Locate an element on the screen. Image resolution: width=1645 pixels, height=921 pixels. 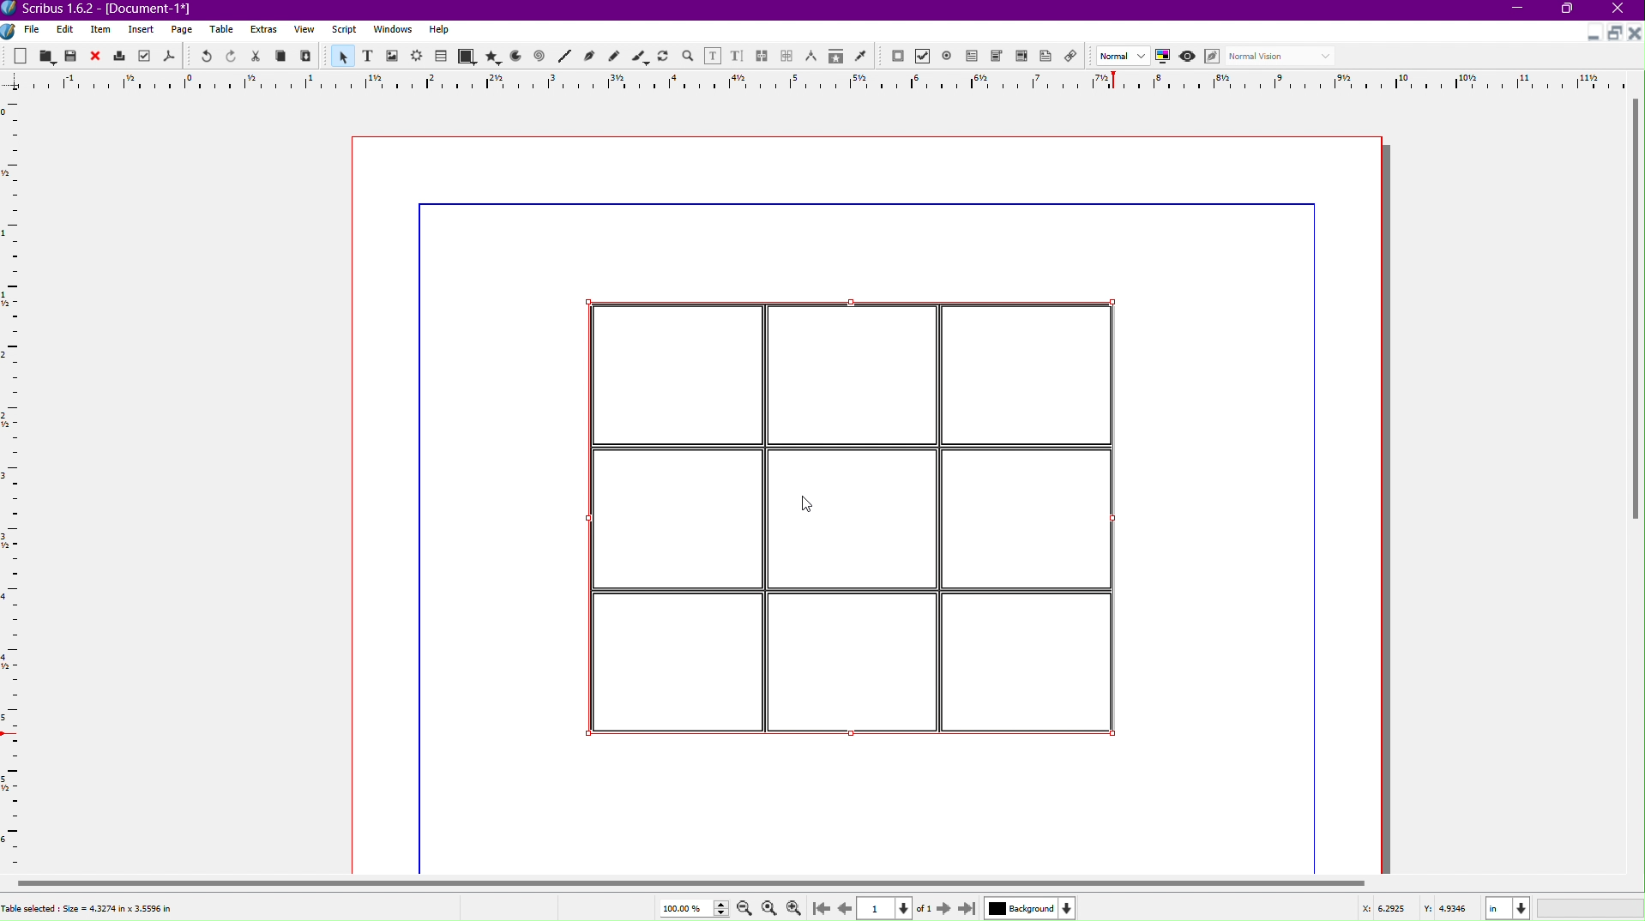
Table is located at coordinates (224, 31).